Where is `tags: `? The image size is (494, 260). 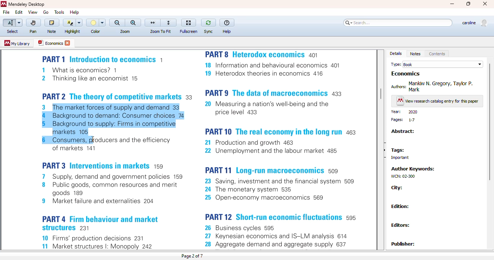
tags:  is located at coordinates (397, 151).